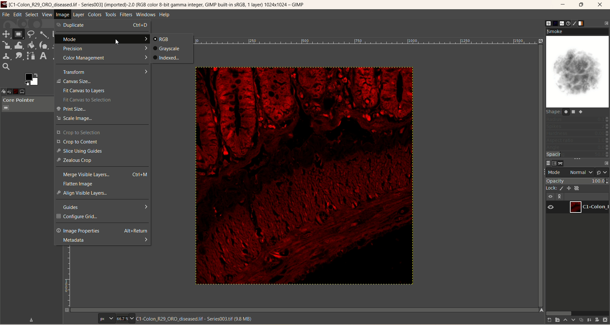 This screenshot has height=325, width=610. I want to click on fuzzy select tool, so click(44, 33).